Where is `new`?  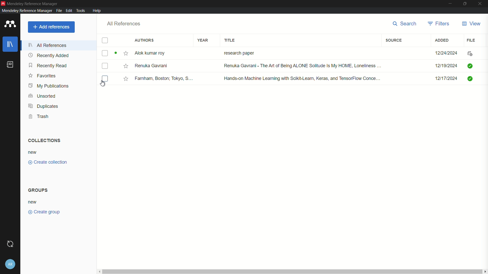 new is located at coordinates (33, 202).